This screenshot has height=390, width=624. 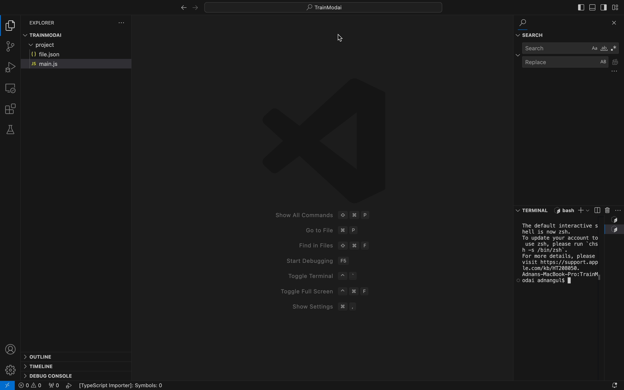 I want to click on delete, so click(x=607, y=210).